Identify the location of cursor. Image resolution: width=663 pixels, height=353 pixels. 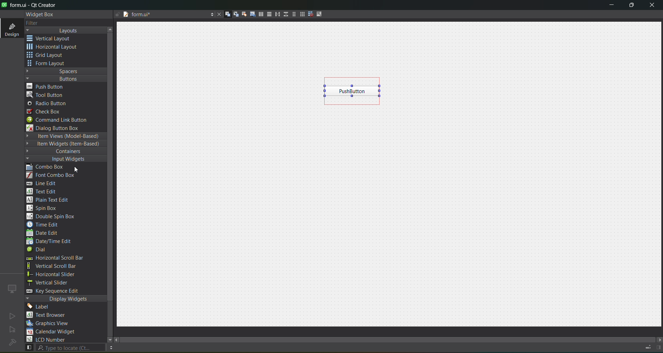
(77, 171).